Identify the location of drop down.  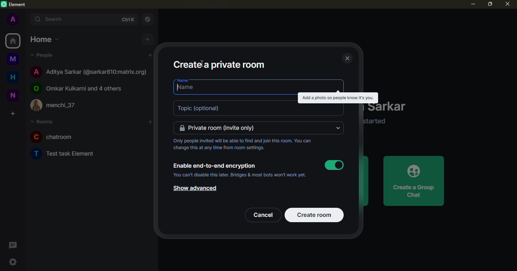
(337, 128).